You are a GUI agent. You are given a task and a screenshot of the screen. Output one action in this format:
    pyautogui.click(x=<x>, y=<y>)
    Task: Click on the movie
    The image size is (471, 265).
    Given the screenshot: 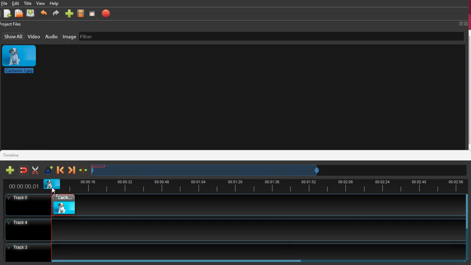 What is the action you would take?
    pyautogui.click(x=81, y=13)
    